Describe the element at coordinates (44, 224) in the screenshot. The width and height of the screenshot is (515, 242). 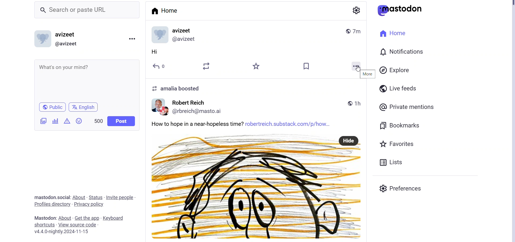
I see `Shortcuts` at that location.